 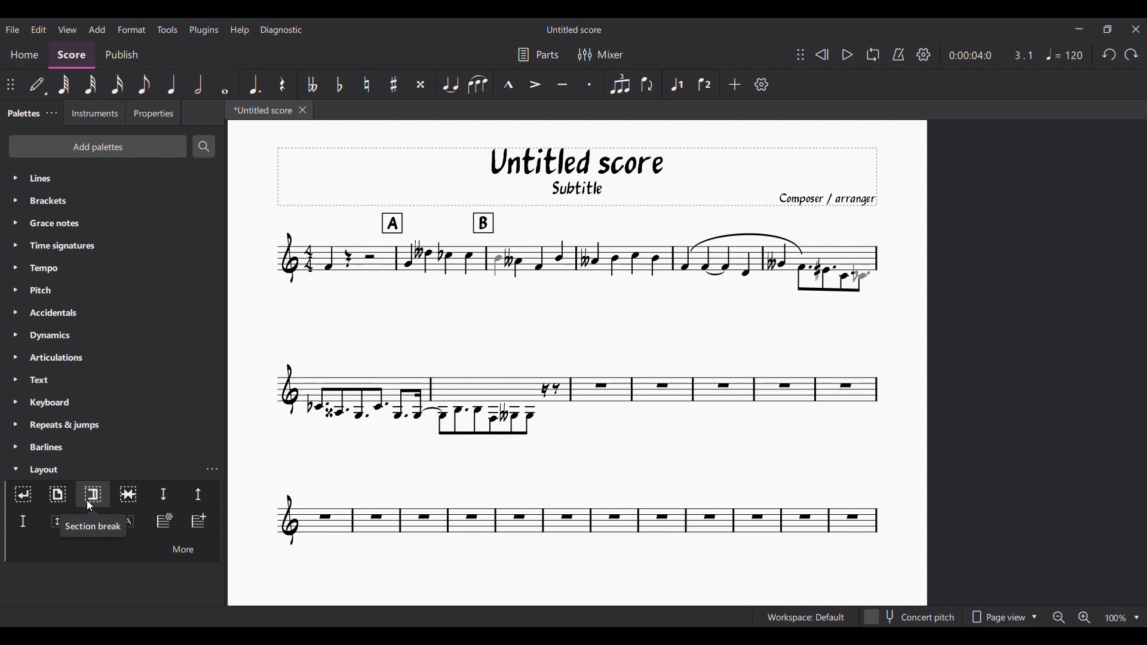 I want to click on Add, so click(x=734, y=84).